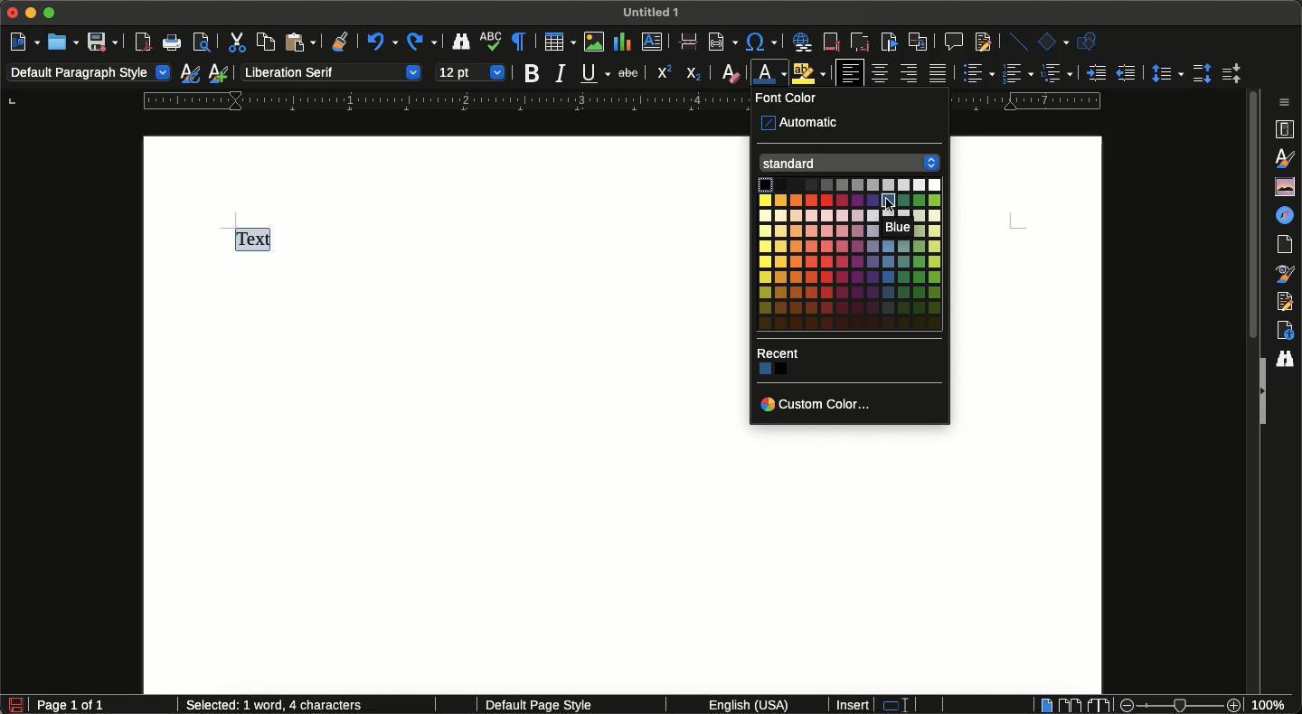  What do you see at coordinates (1251, 220) in the screenshot?
I see `Scroll` at bounding box center [1251, 220].